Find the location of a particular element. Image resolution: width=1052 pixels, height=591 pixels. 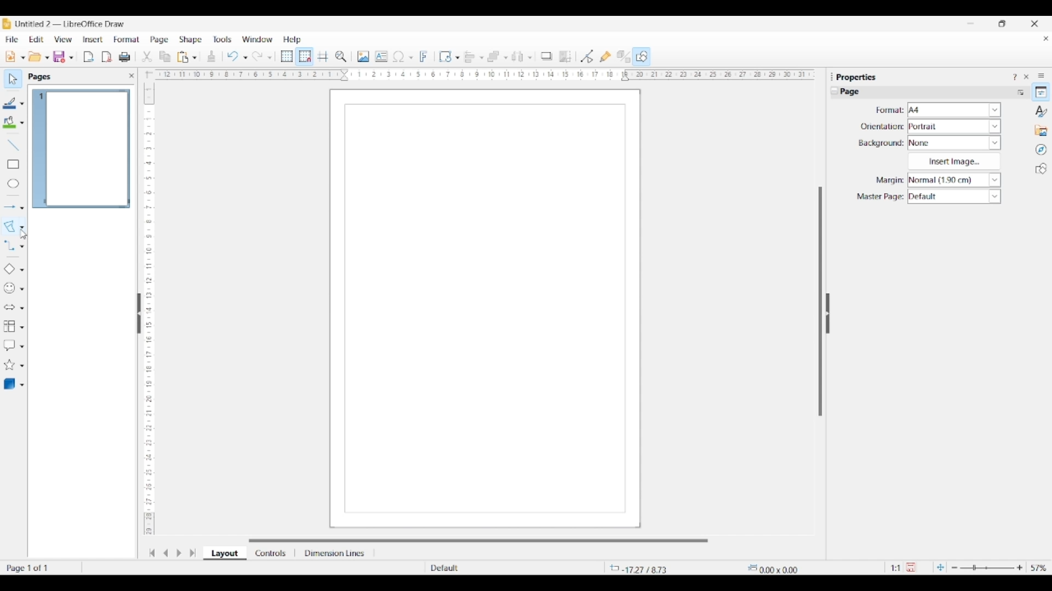

Callout shape options is located at coordinates (22, 346).